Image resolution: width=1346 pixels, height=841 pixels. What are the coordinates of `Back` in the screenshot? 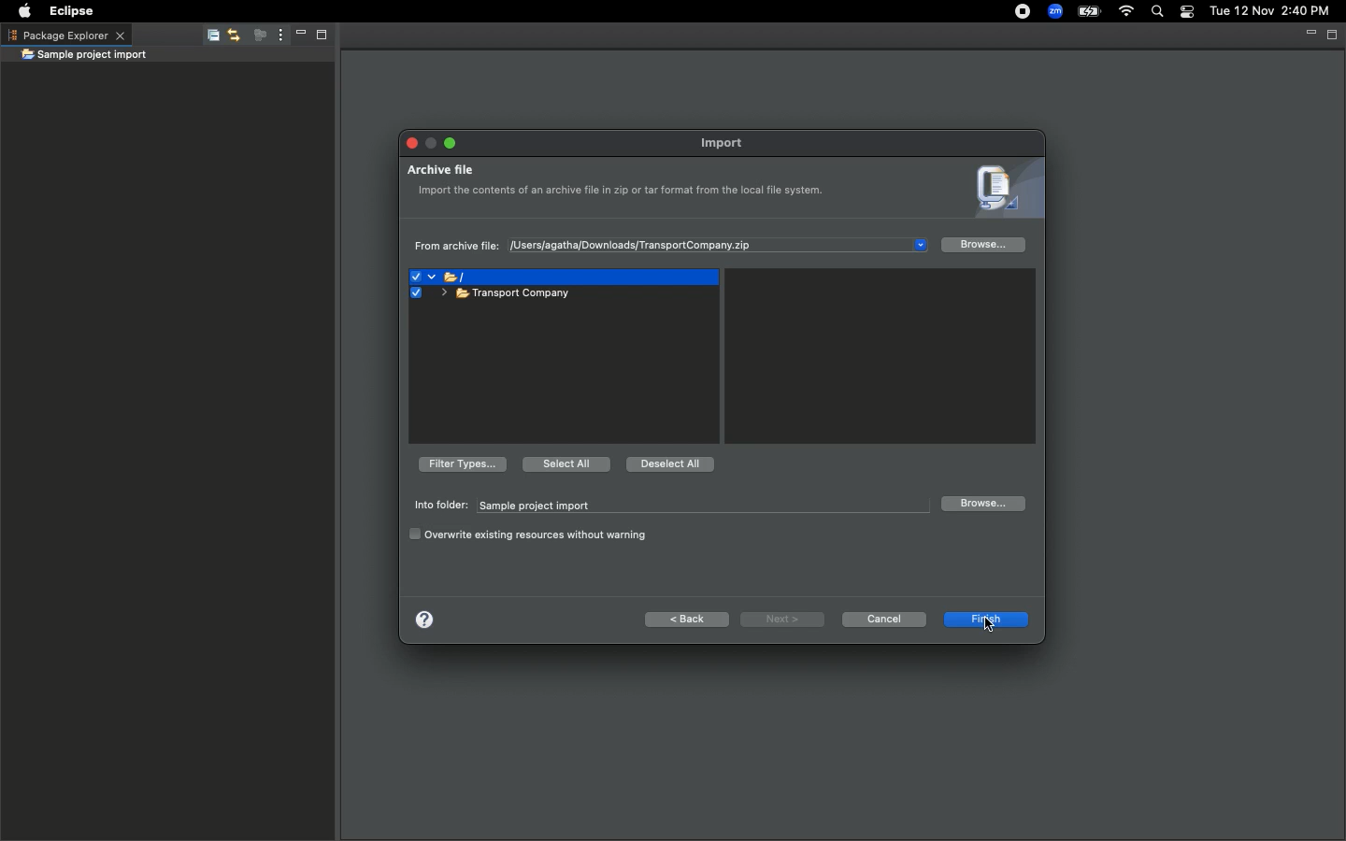 It's located at (688, 620).